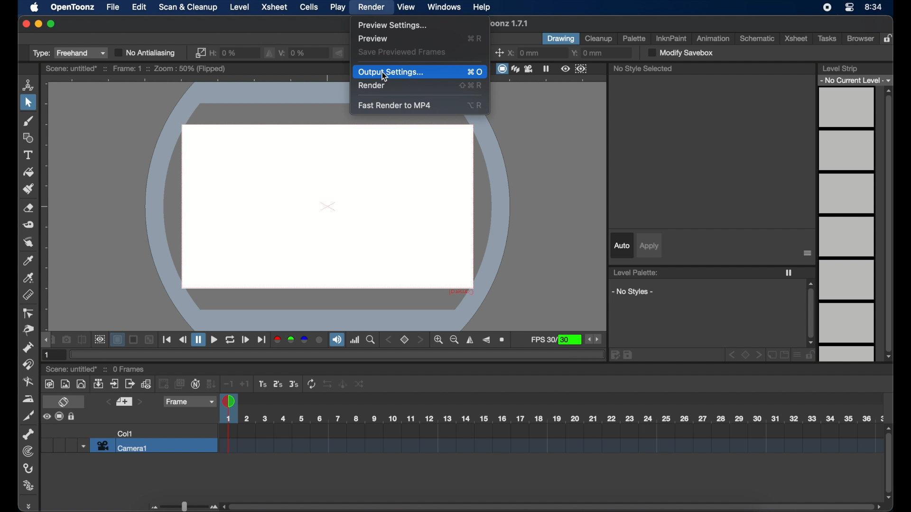 This screenshot has height=512, width=911. Describe the element at coordinates (372, 86) in the screenshot. I see `render` at that location.